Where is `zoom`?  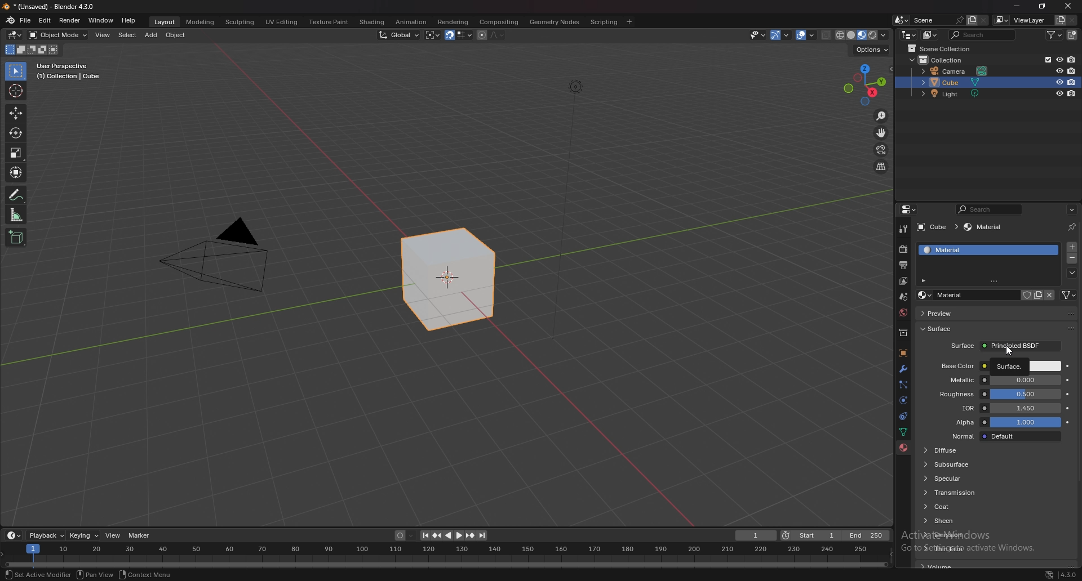 zoom is located at coordinates (881, 117).